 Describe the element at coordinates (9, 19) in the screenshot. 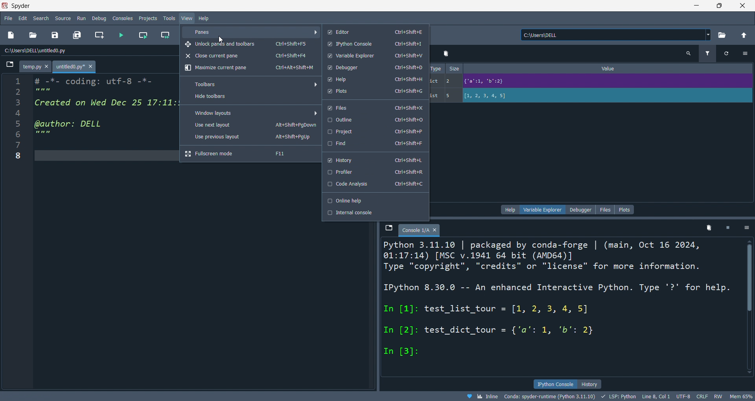

I see `file` at that location.